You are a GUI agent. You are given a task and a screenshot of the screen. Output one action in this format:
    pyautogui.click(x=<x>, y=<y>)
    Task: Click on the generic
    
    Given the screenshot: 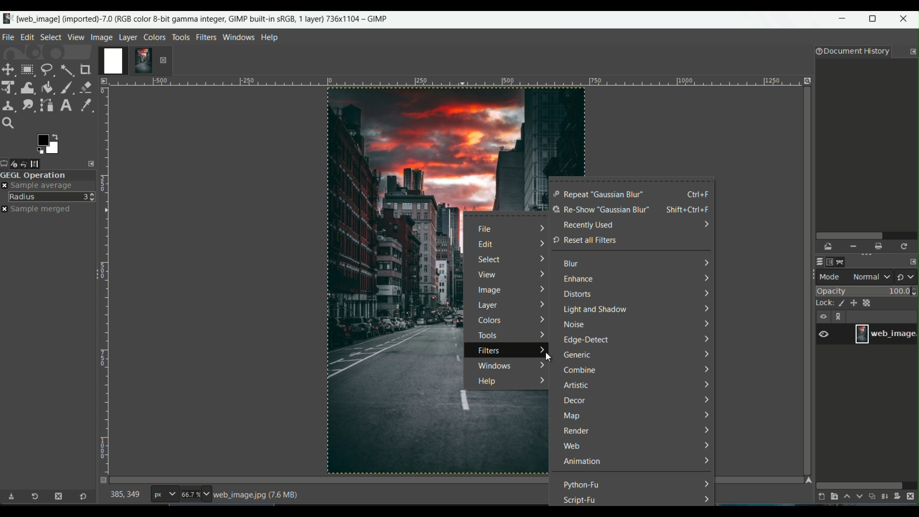 What is the action you would take?
    pyautogui.click(x=578, y=356)
    